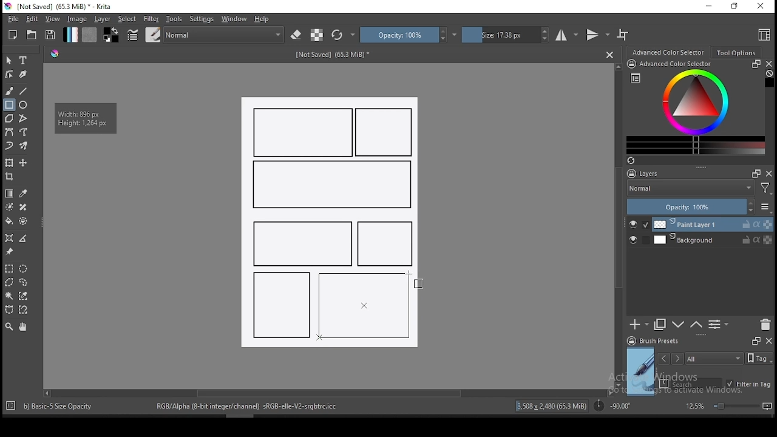  I want to click on Hue, so click(55, 53).